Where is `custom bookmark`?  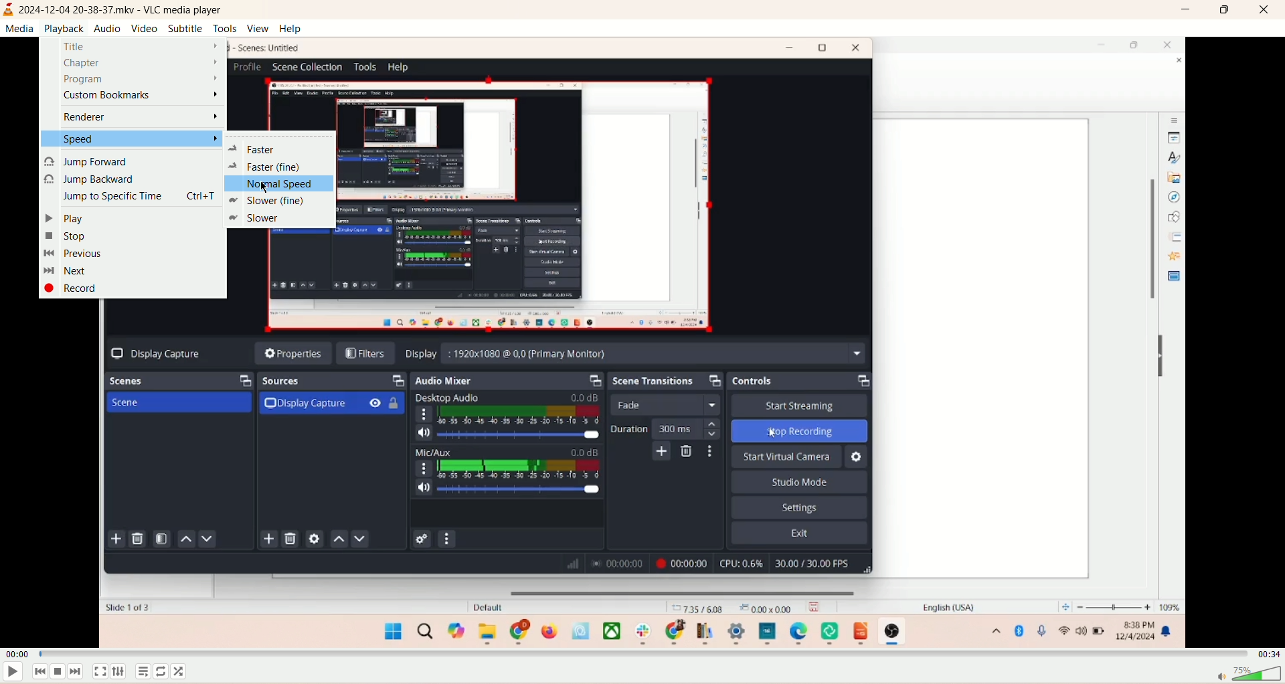
custom bookmark is located at coordinates (137, 94).